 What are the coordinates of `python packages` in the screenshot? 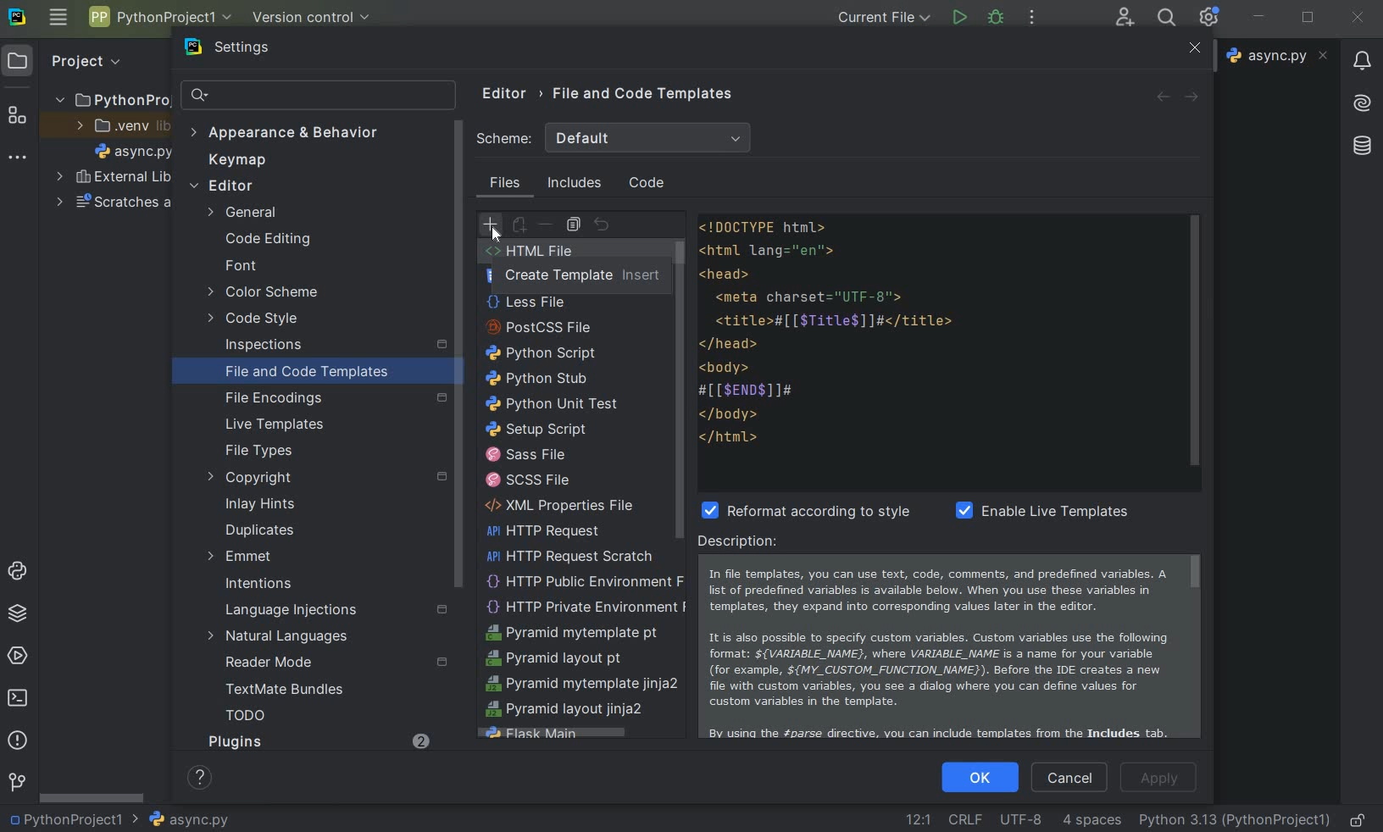 It's located at (19, 612).